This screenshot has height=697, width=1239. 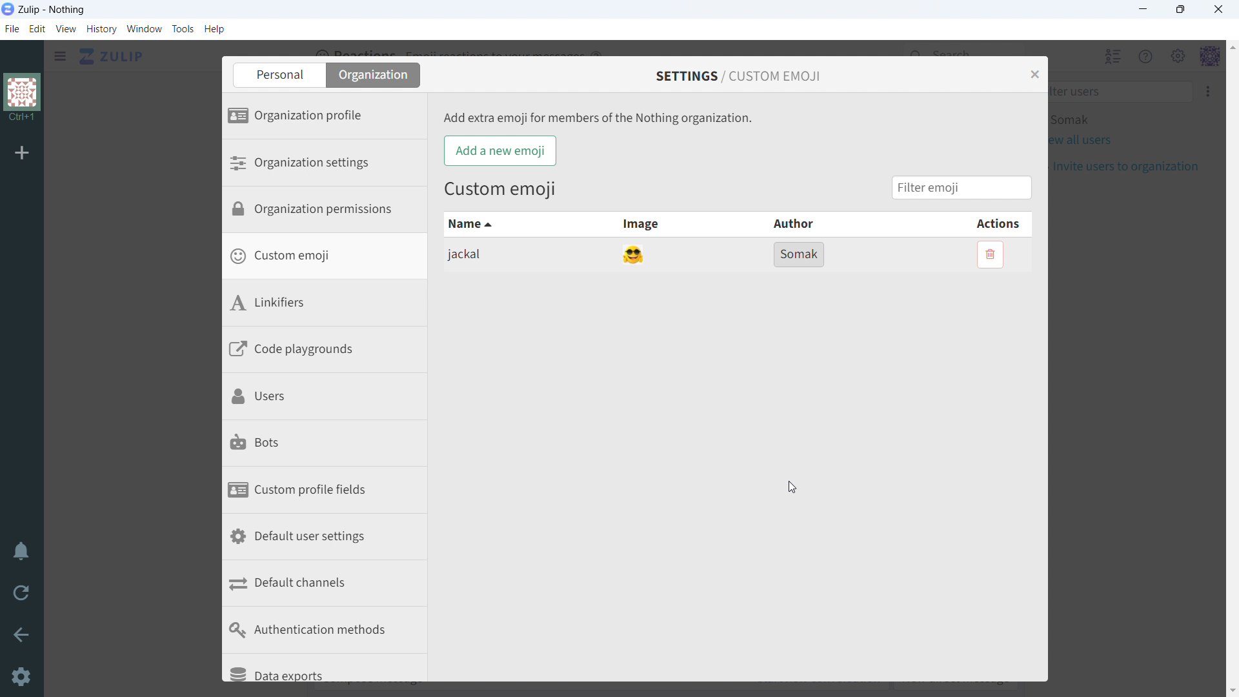 What do you see at coordinates (1132, 167) in the screenshot?
I see `invite users` at bounding box center [1132, 167].